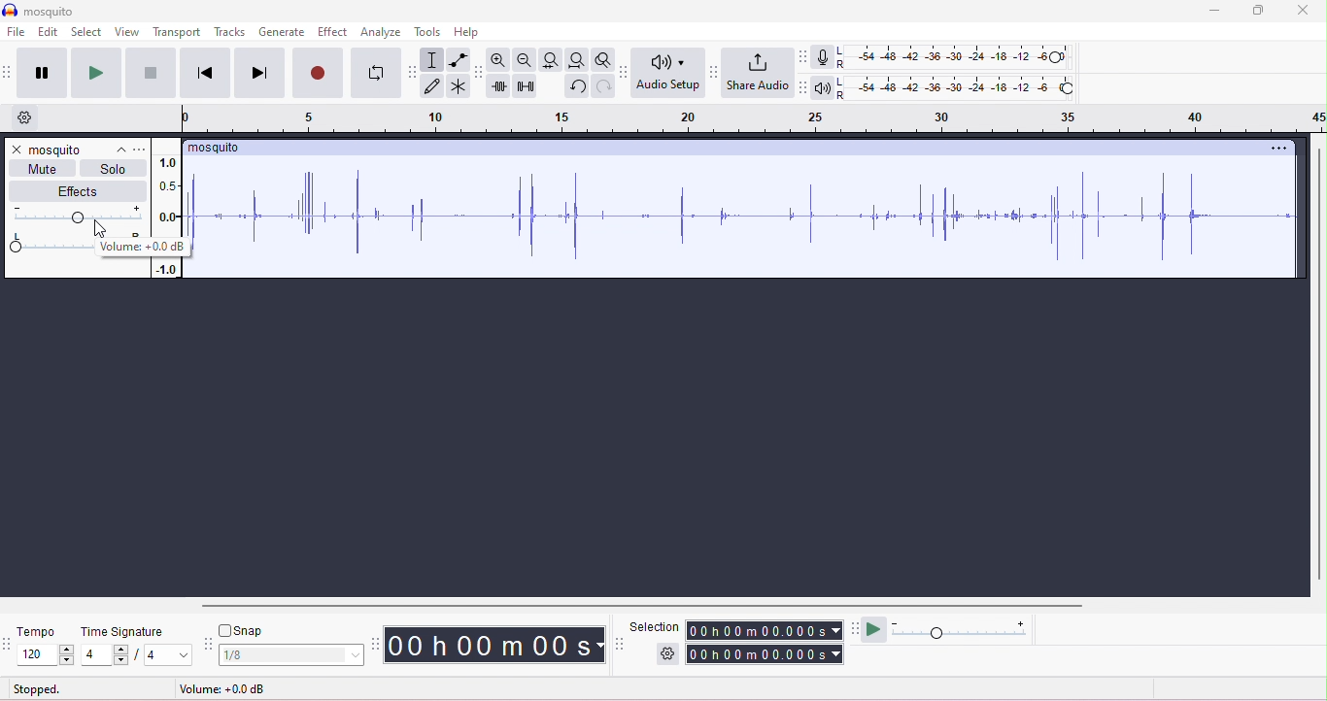  What do you see at coordinates (495, 645) in the screenshot?
I see `time` at bounding box center [495, 645].